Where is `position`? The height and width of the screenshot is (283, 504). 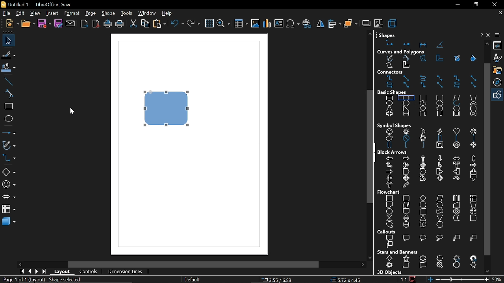 position is located at coordinates (345, 280).